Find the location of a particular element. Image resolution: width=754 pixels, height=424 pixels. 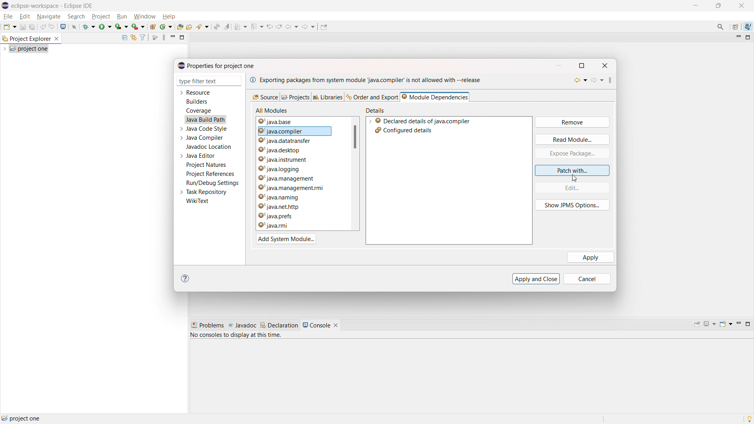

project is located at coordinates (101, 16).